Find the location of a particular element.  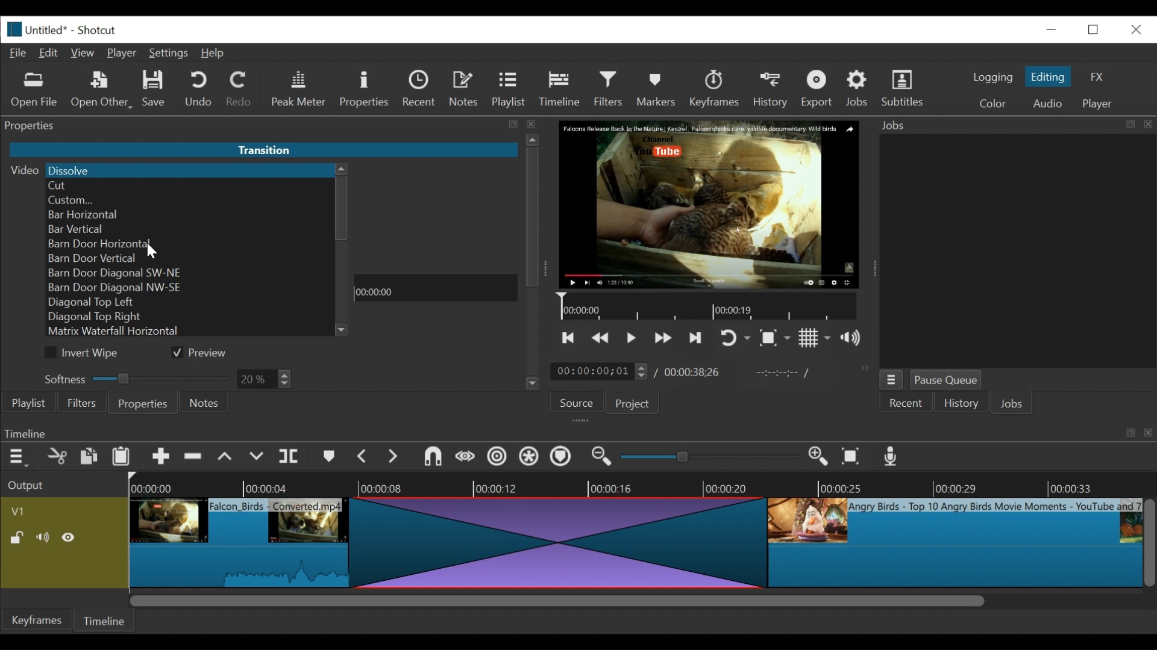

Timeline is located at coordinates (107, 619).